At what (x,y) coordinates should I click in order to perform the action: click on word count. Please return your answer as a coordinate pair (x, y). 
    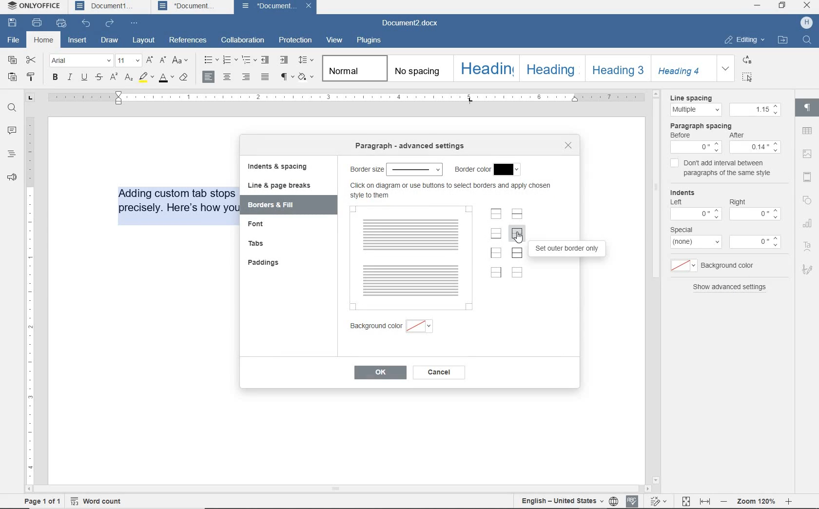
    Looking at the image, I should click on (97, 502).